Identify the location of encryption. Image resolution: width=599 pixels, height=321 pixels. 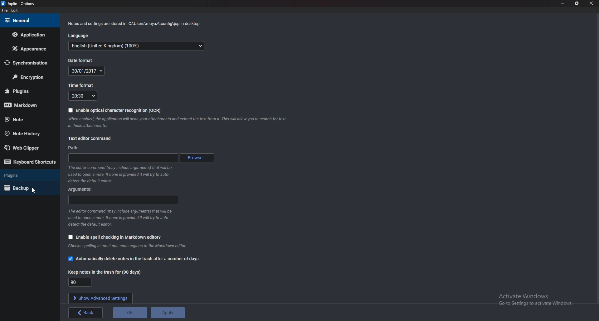
(29, 77).